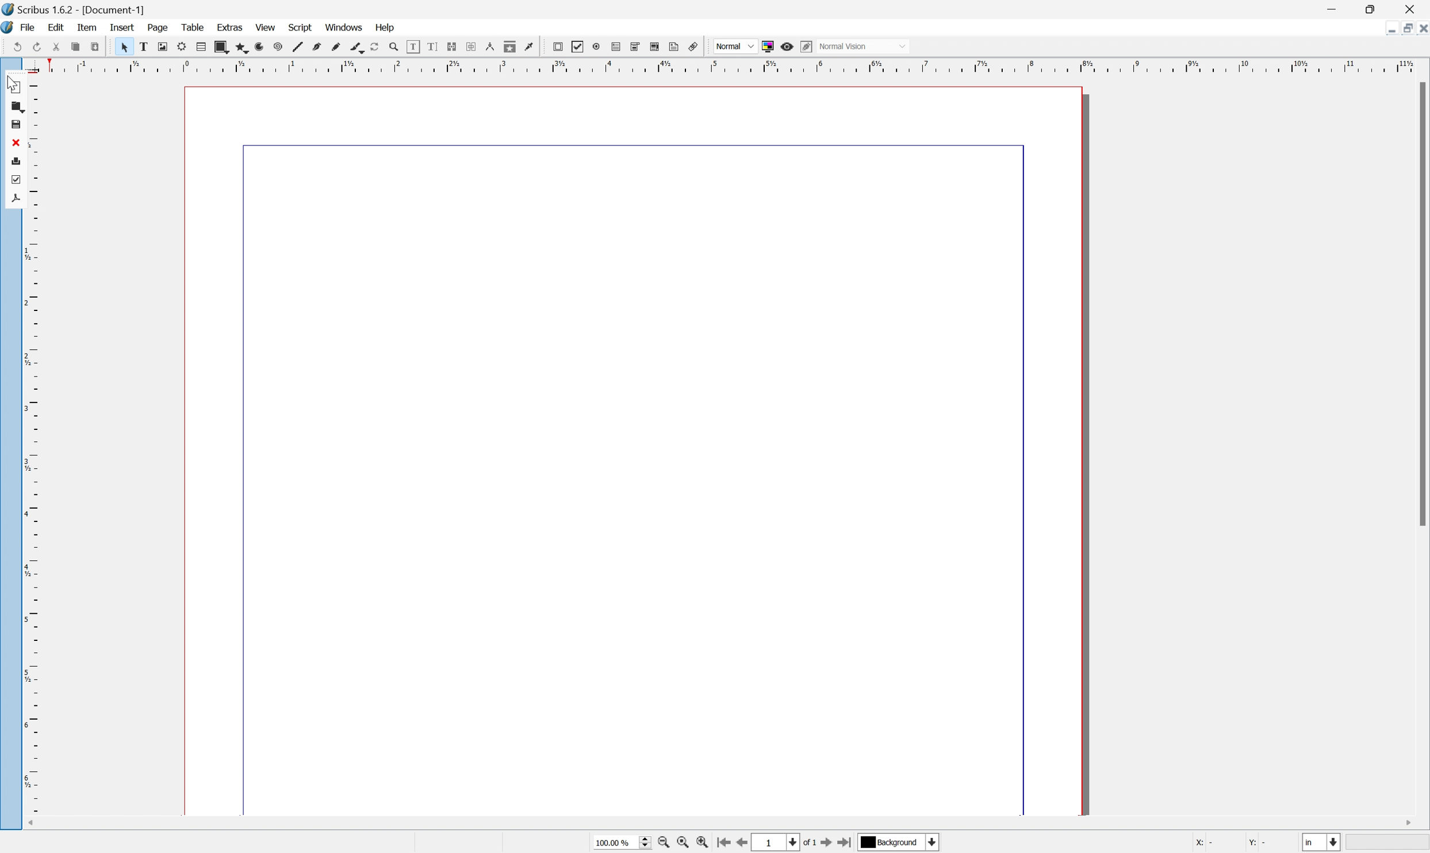  I want to click on shape, so click(355, 47).